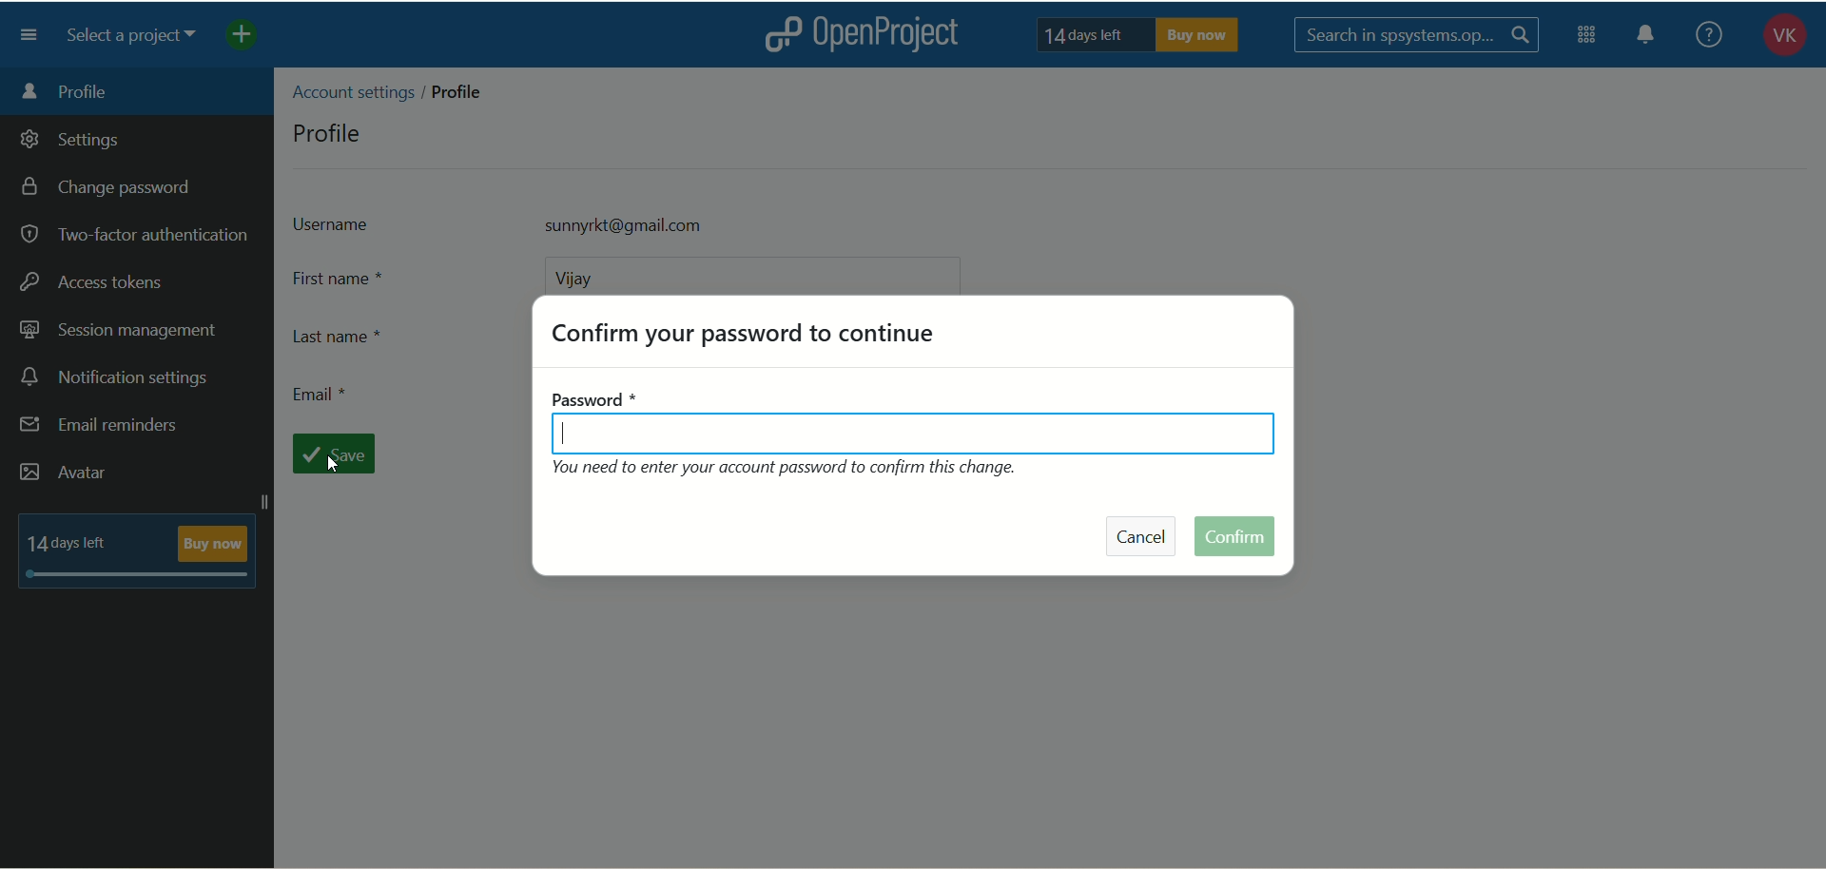 The width and height of the screenshot is (1826, 869). What do you see at coordinates (1143, 534) in the screenshot?
I see `cancel` at bounding box center [1143, 534].